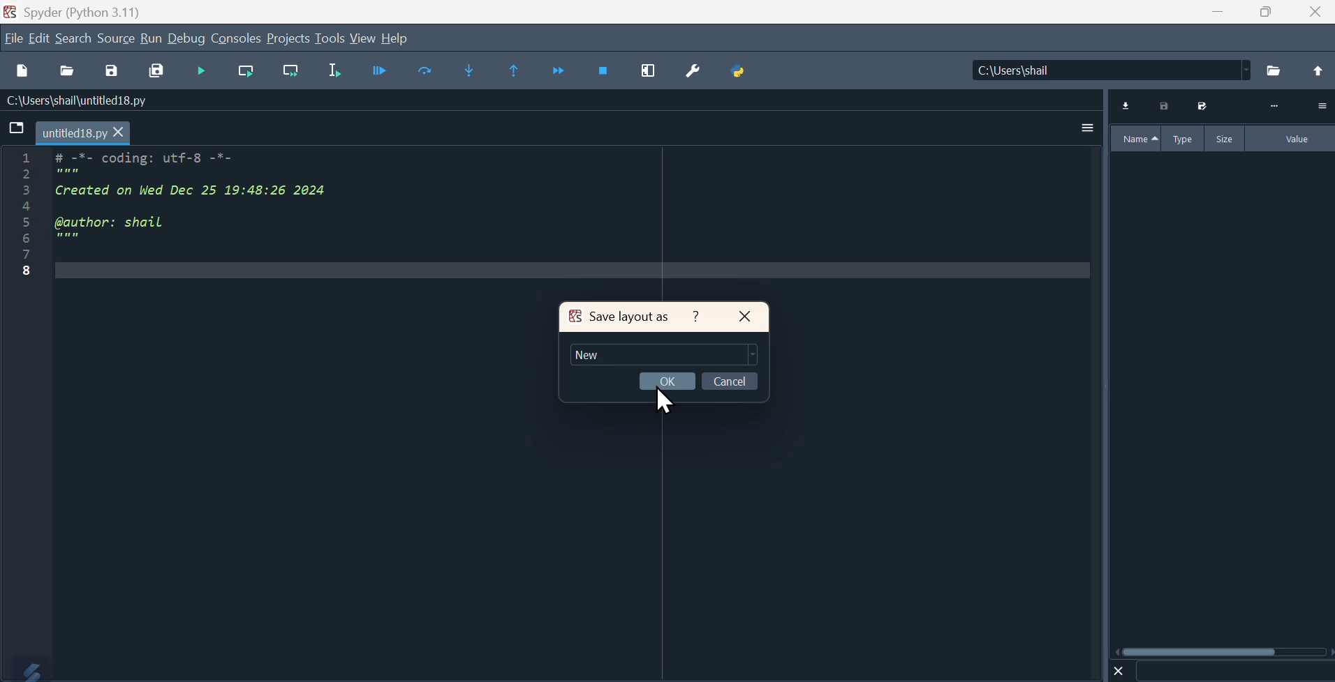 The width and height of the screenshot is (1335, 682). What do you see at coordinates (1321, 105) in the screenshot?
I see `Option` at bounding box center [1321, 105].